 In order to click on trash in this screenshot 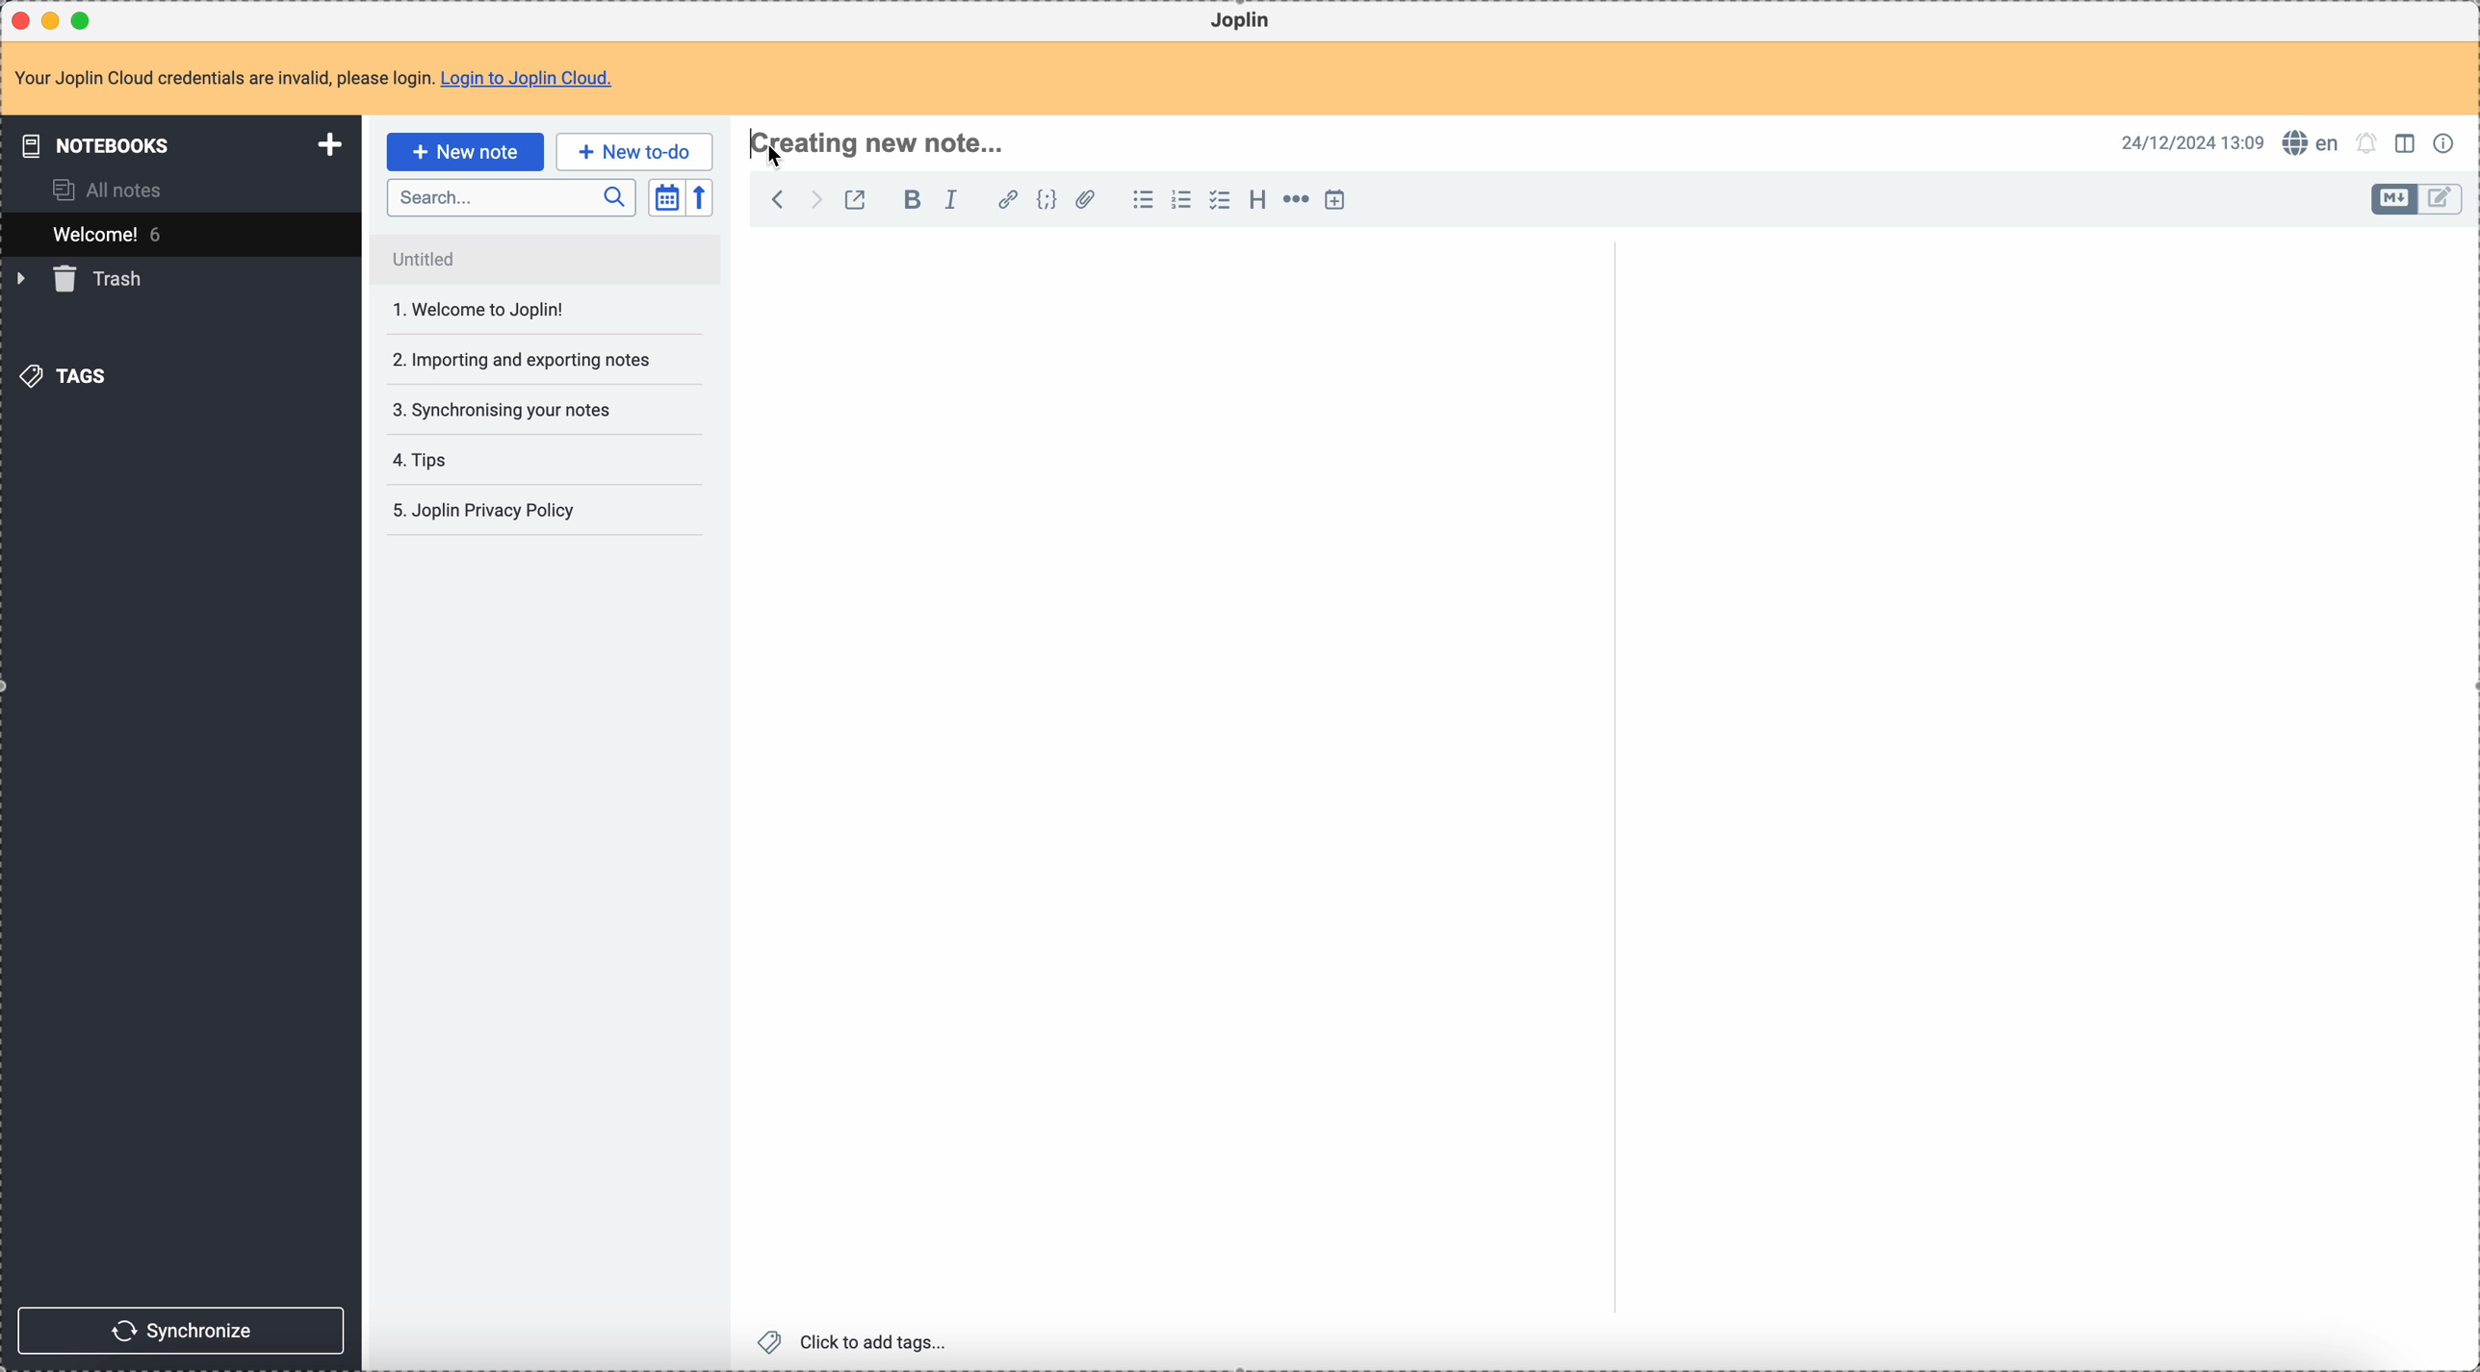, I will do `click(83, 279)`.